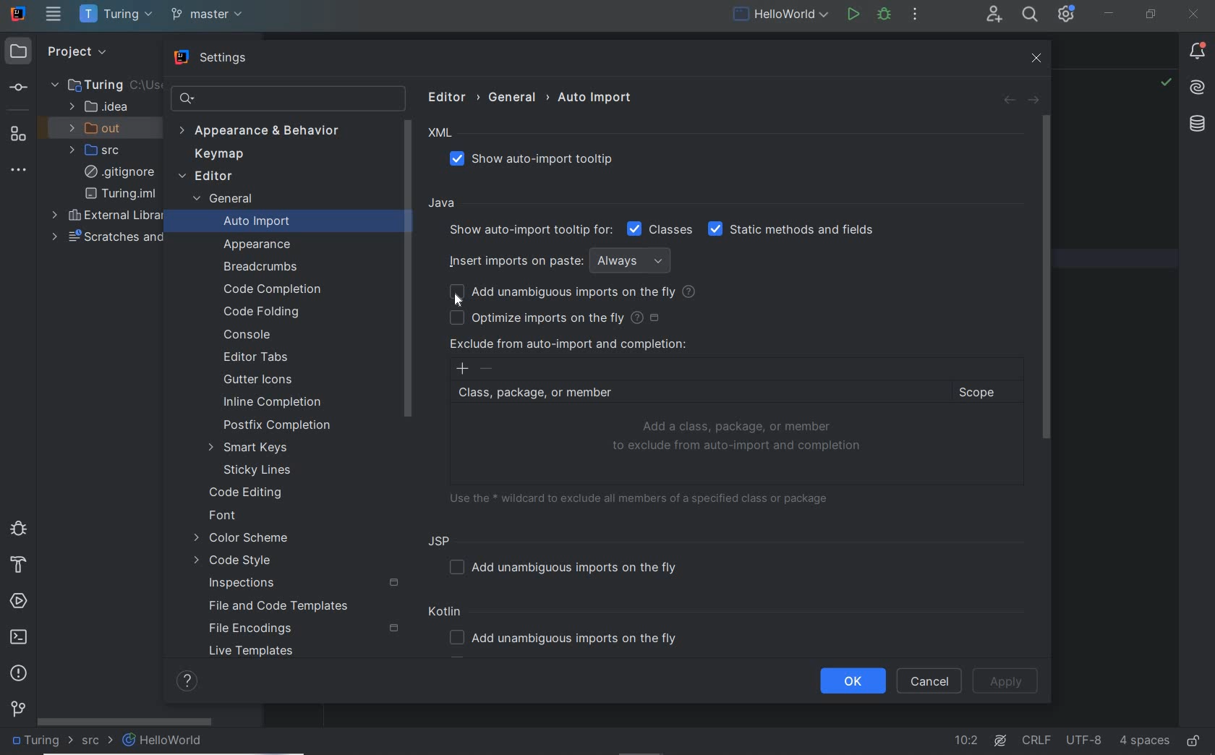 Image resolution: width=1215 pixels, height=755 pixels. What do you see at coordinates (568, 639) in the screenshot?
I see `ADD UNAMBIGUOUS IMPORTS ON THE FLY` at bounding box center [568, 639].